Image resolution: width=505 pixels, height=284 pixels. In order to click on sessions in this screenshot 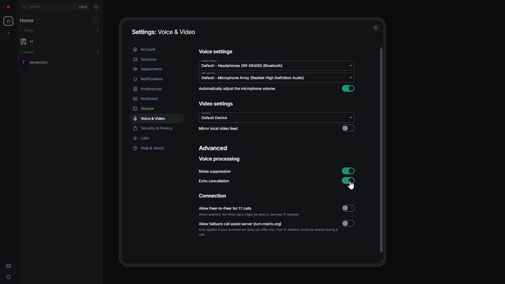, I will do `click(146, 60)`.